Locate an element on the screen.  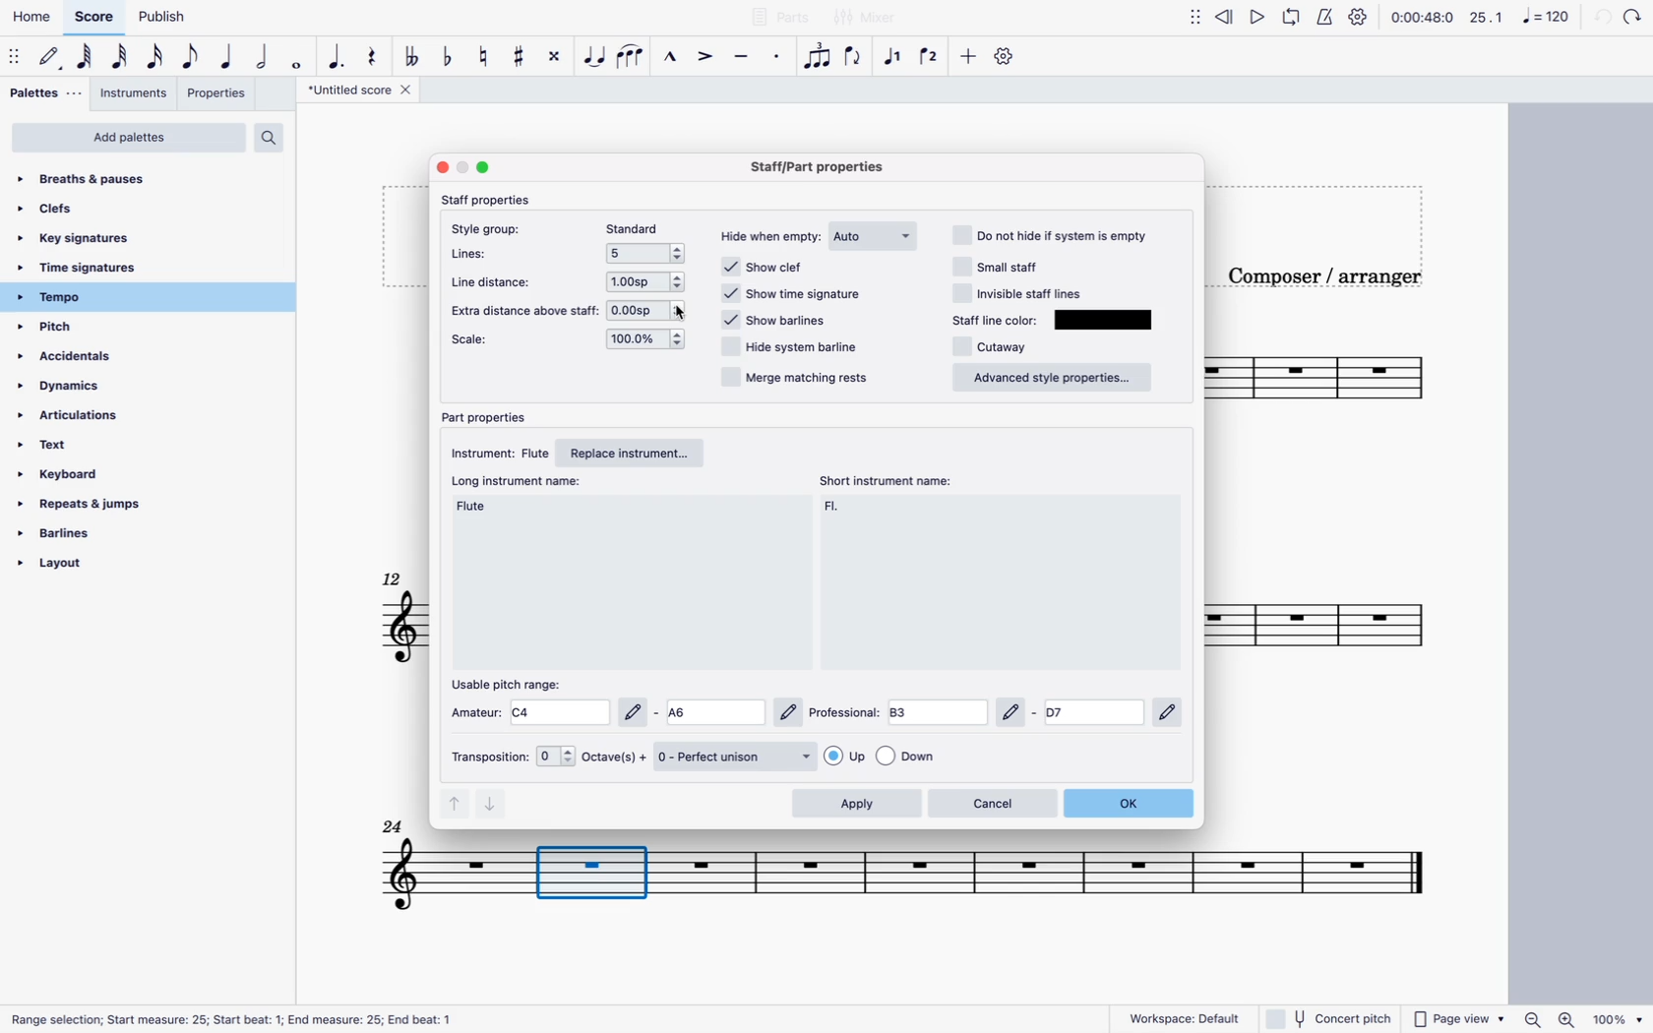
options is located at coordinates (896, 756).